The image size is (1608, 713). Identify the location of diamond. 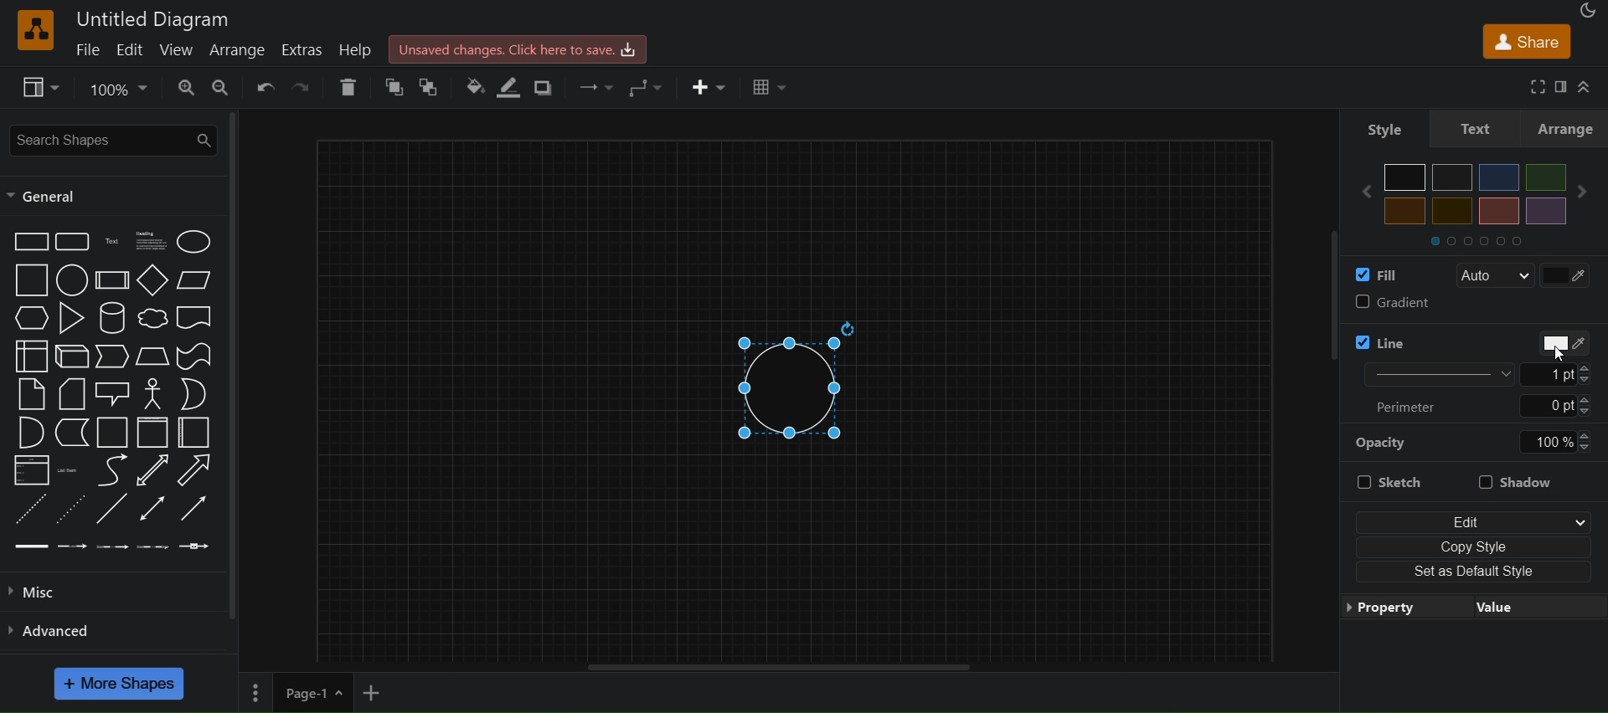
(152, 282).